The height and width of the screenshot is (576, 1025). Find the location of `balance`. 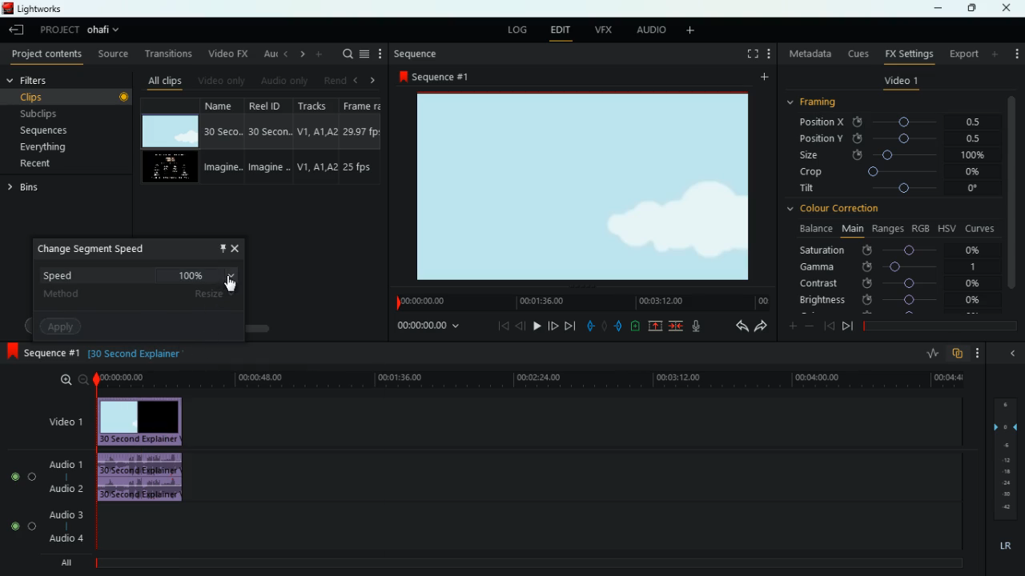

balance is located at coordinates (814, 229).